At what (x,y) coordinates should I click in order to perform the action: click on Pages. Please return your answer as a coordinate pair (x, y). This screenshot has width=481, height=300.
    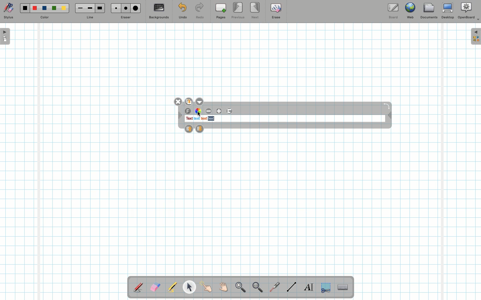
    Looking at the image, I should click on (221, 12).